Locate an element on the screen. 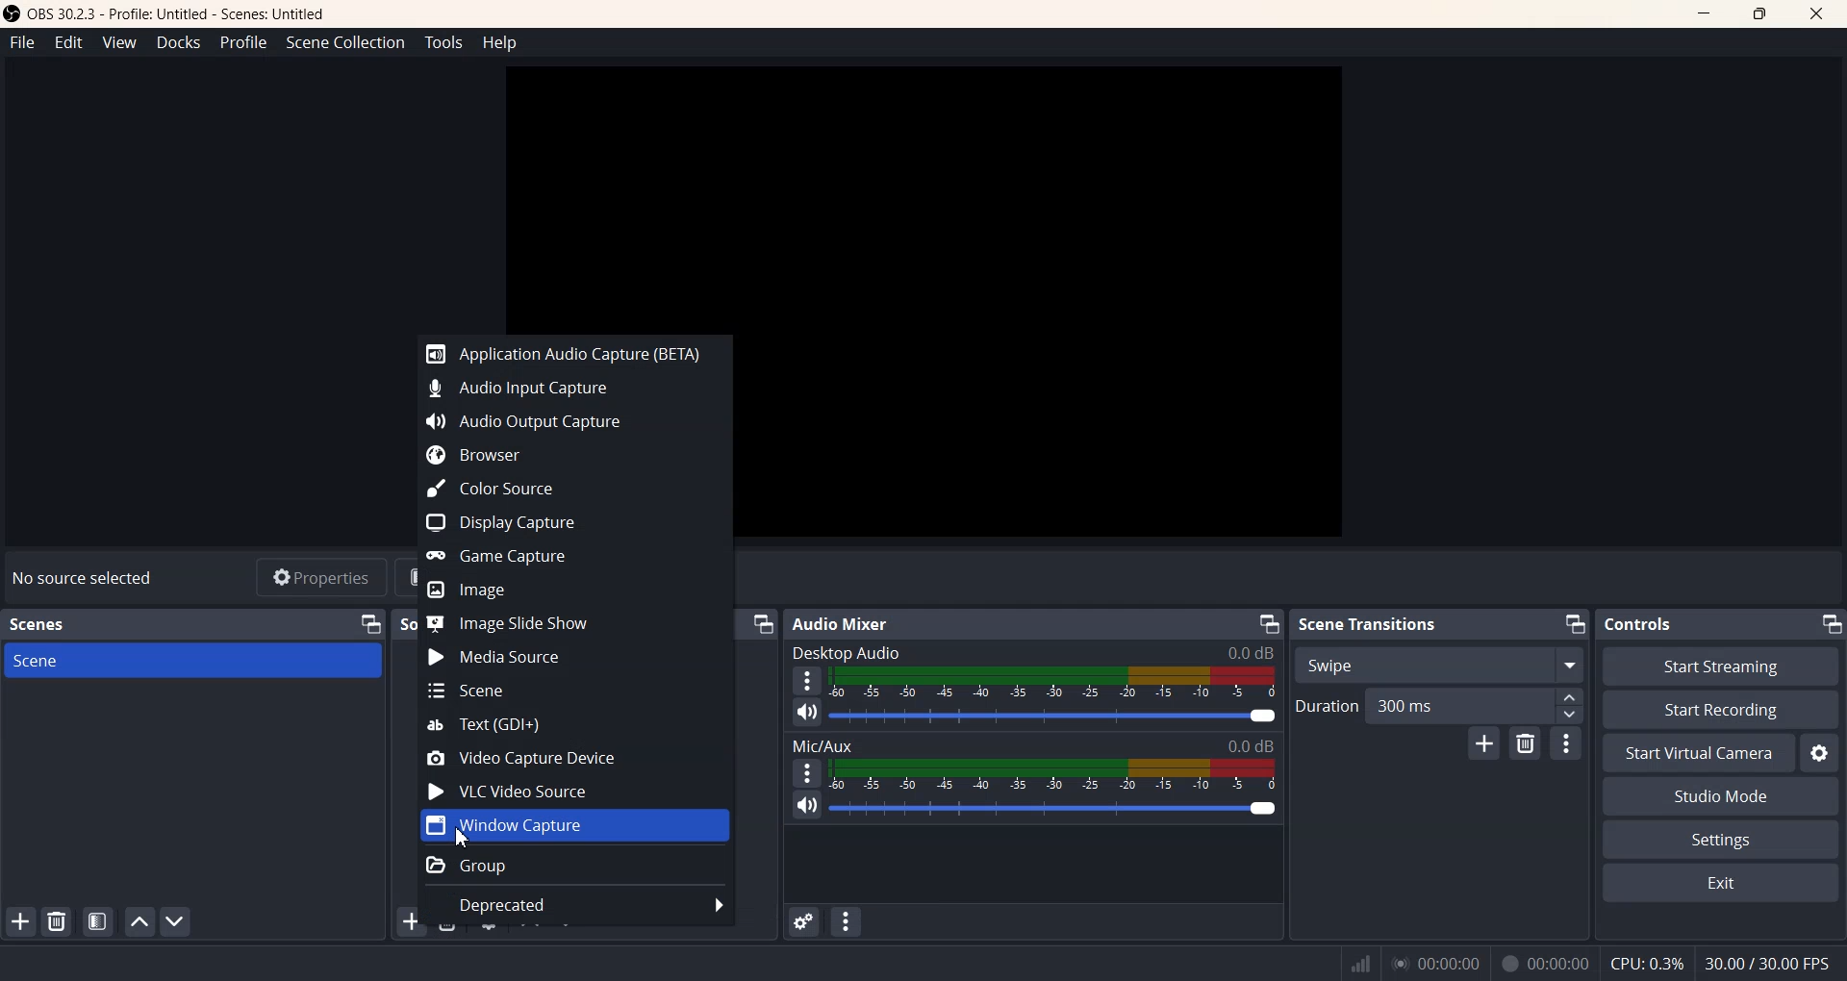 The width and height of the screenshot is (1847, 981). Media Source is located at coordinates (571, 657).